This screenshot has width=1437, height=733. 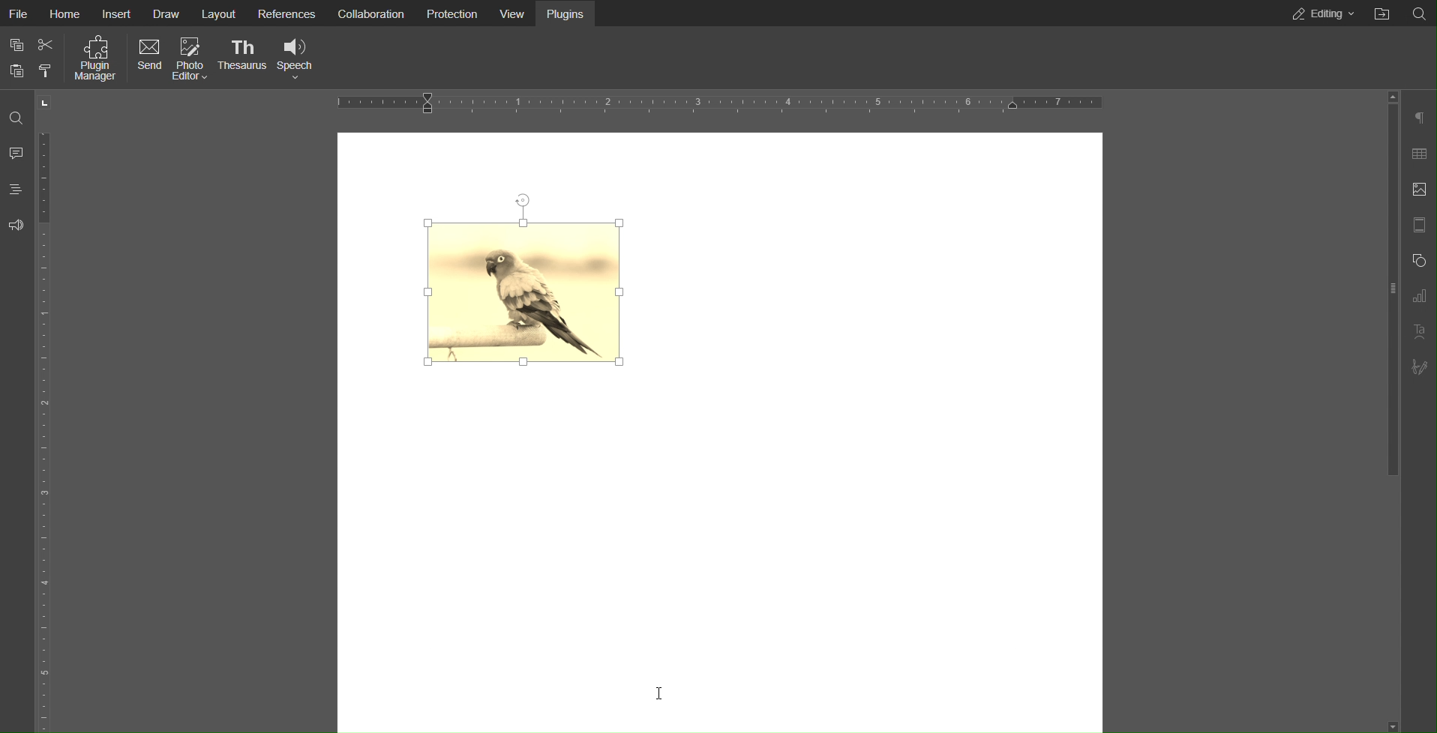 I want to click on Table Settings, so click(x=1420, y=154).